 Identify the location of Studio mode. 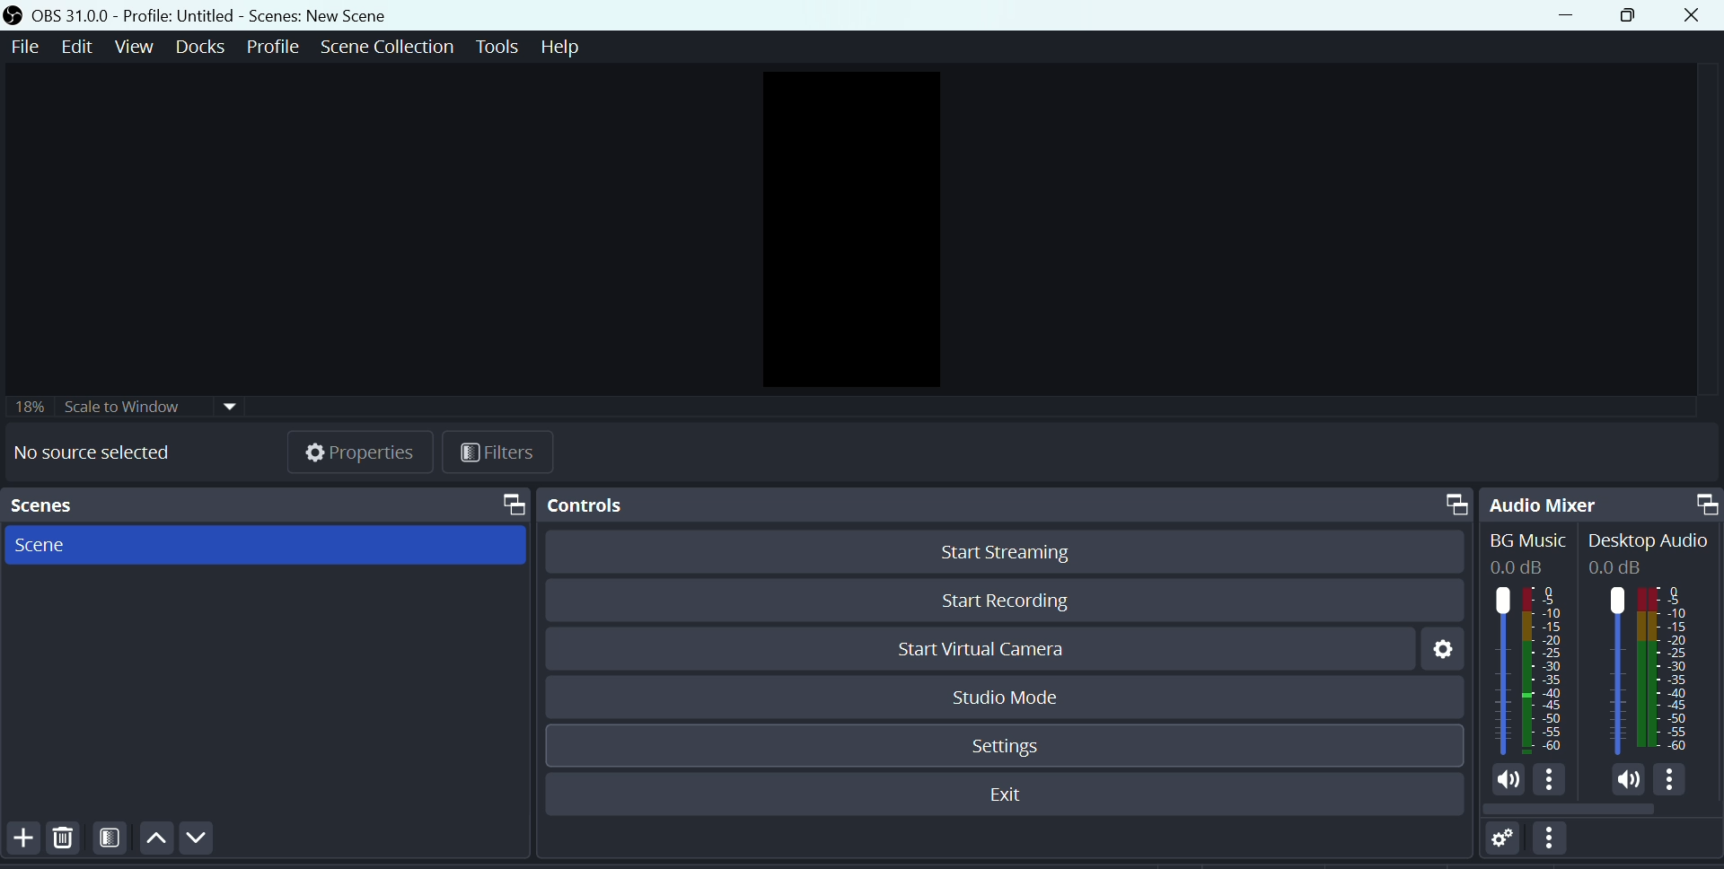
(999, 696).